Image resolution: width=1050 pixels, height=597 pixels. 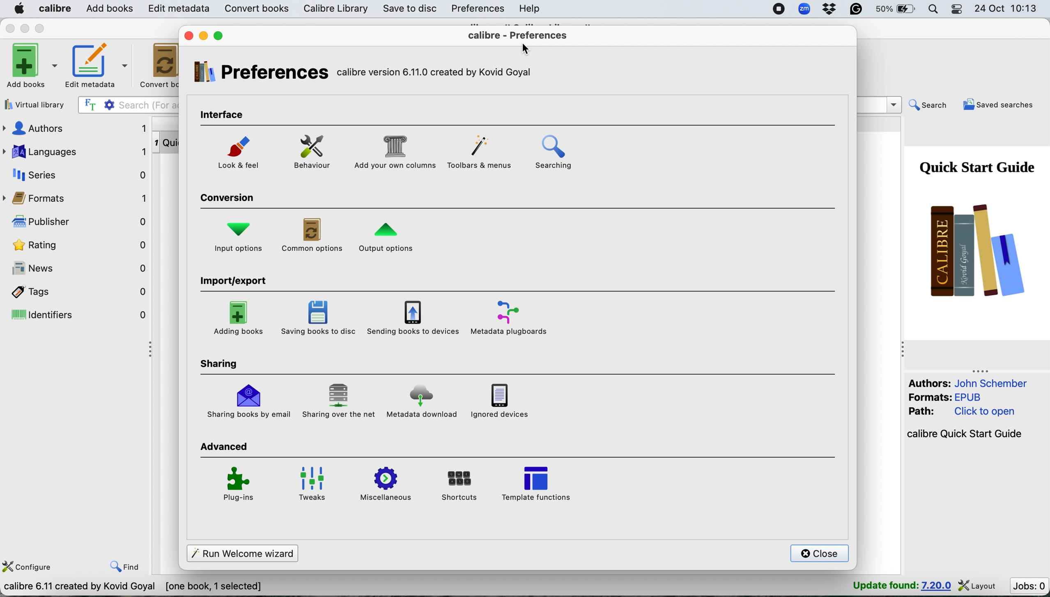 What do you see at coordinates (393, 153) in the screenshot?
I see `add your own columns` at bounding box center [393, 153].